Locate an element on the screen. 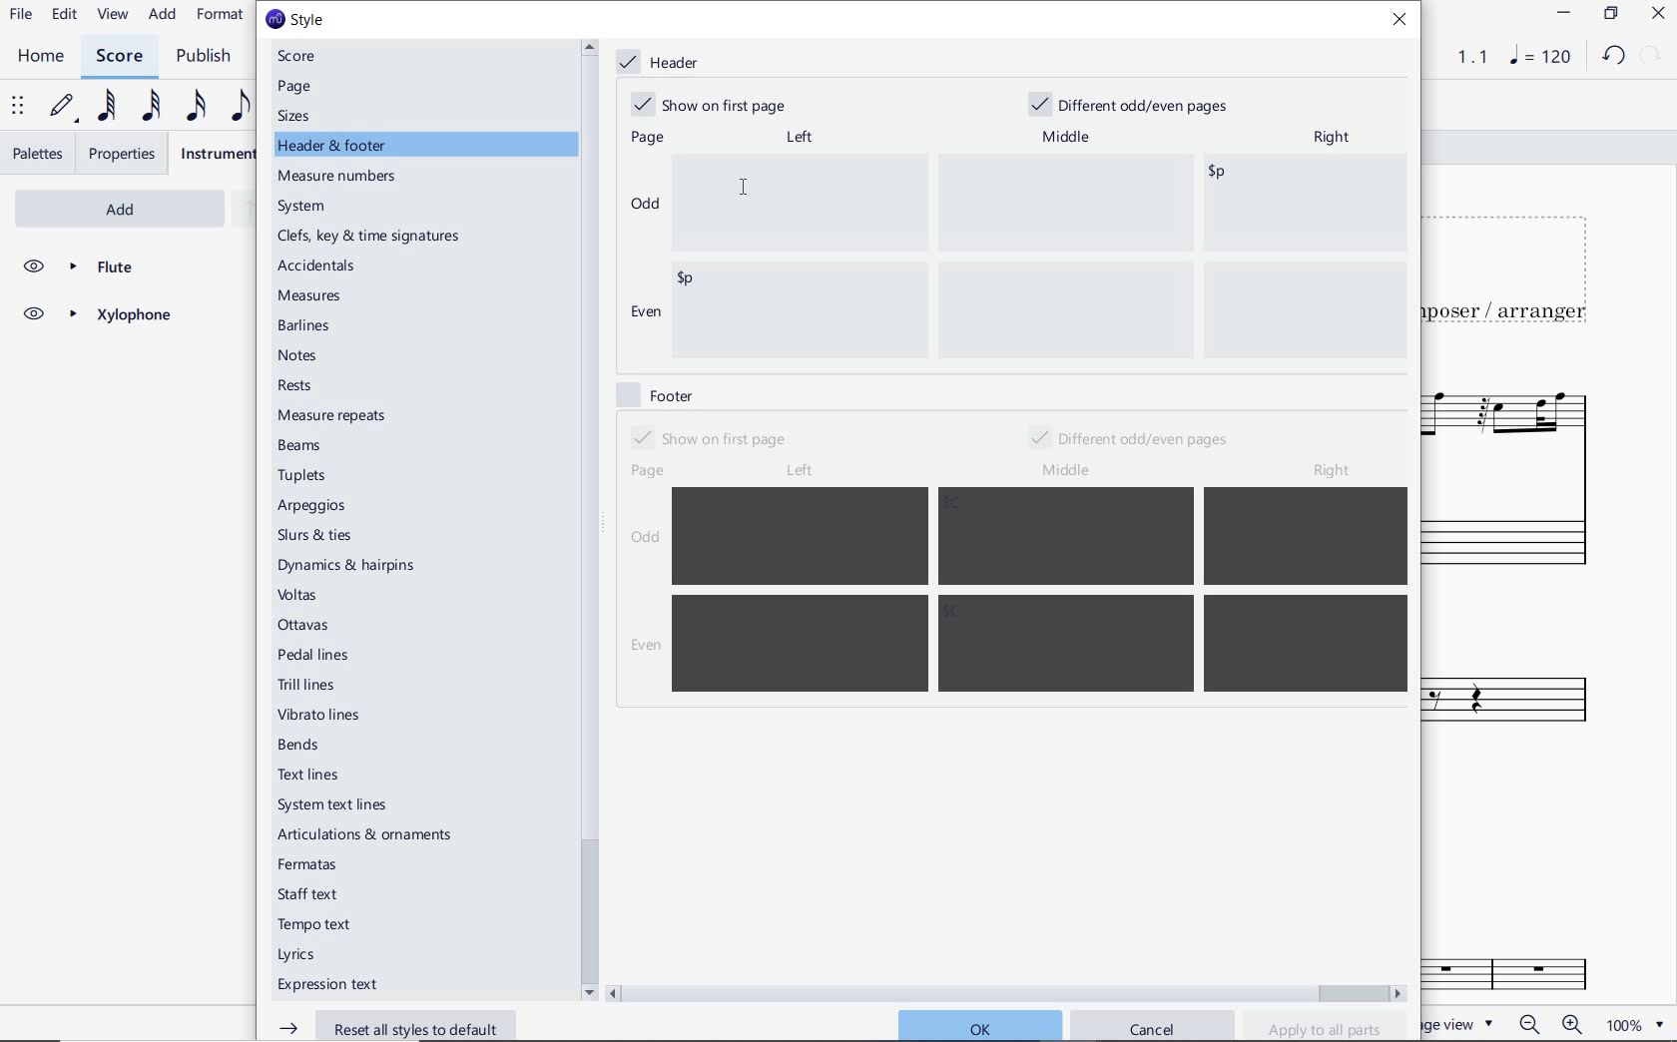 Image resolution: width=1677 pixels, height=1042 pixels. sizes is located at coordinates (298, 116).